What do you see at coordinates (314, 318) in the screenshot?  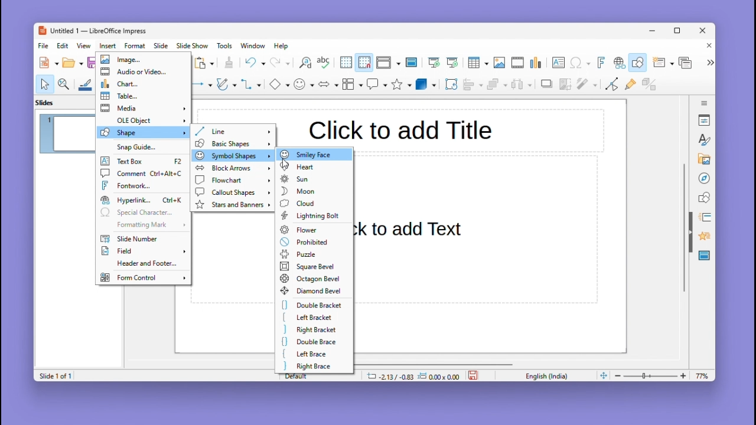 I see `Left bracket` at bounding box center [314, 318].